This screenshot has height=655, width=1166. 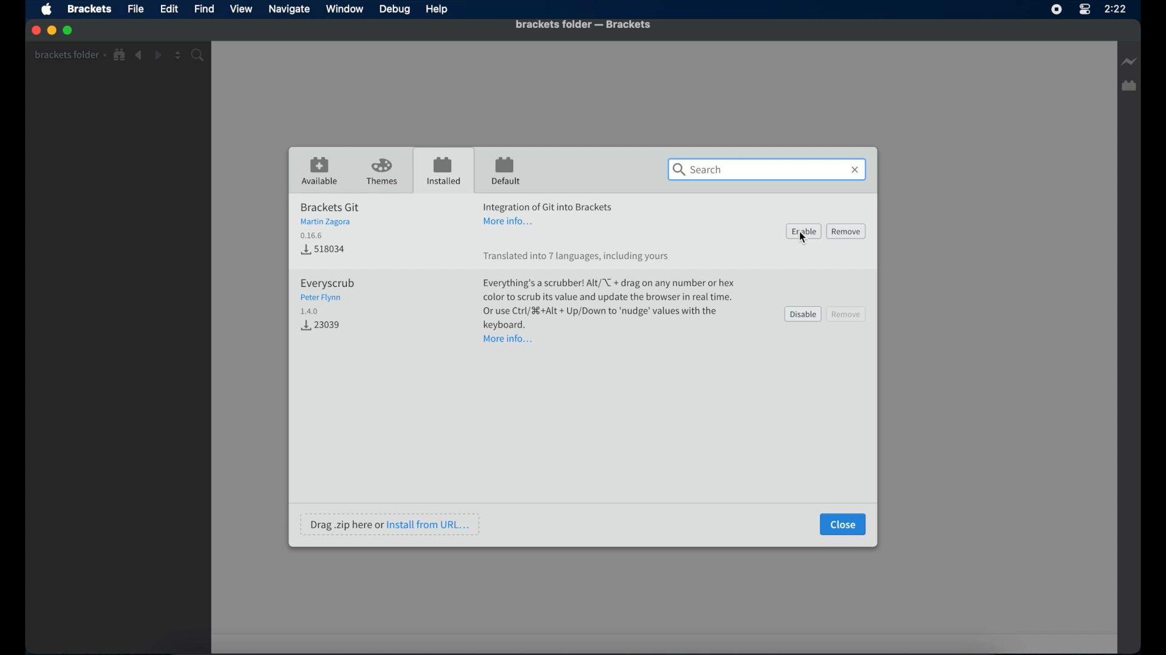 What do you see at coordinates (506, 172) in the screenshot?
I see `default` at bounding box center [506, 172].